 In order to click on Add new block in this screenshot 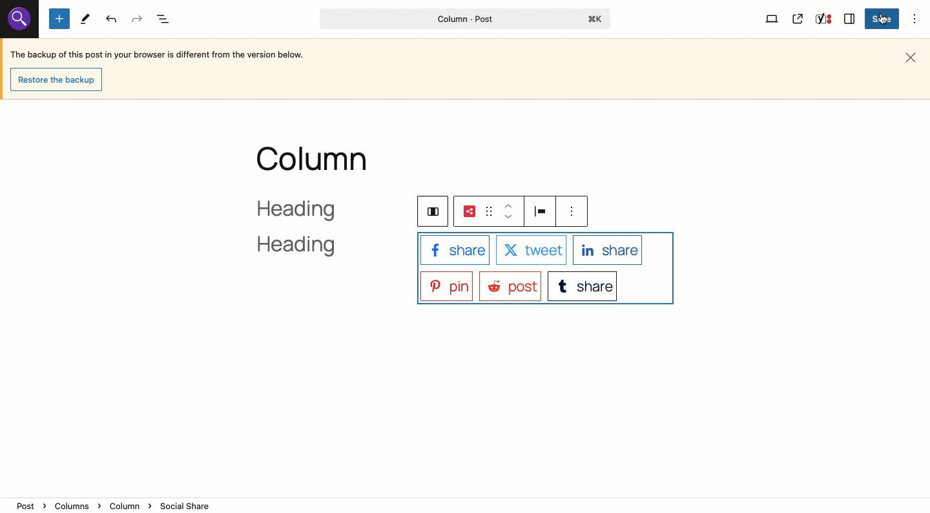, I will do `click(59, 19)`.